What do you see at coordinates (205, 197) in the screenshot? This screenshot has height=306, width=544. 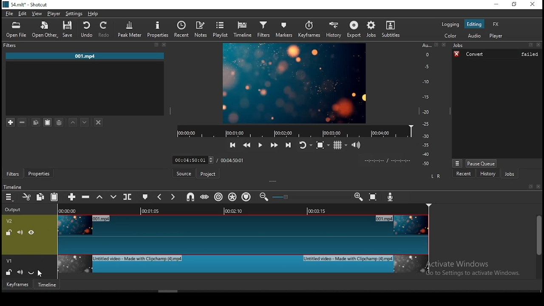 I see `scrub while dragging` at bounding box center [205, 197].